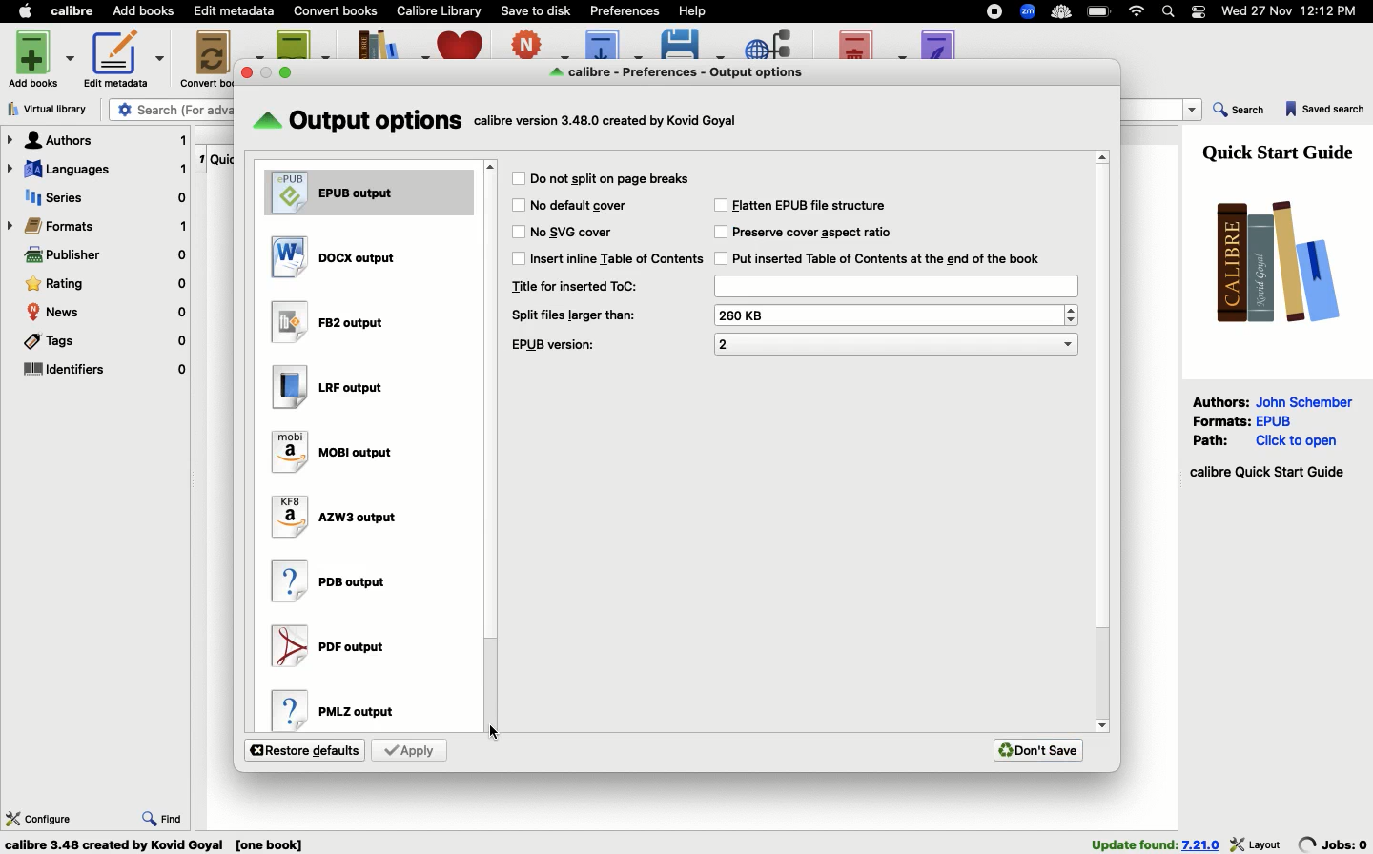 This screenshot has width=1373, height=854. I want to click on layout, so click(1257, 844).